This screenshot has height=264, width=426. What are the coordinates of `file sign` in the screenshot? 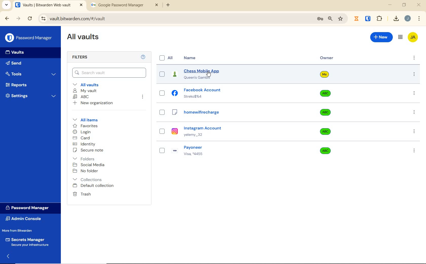 It's located at (175, 113).